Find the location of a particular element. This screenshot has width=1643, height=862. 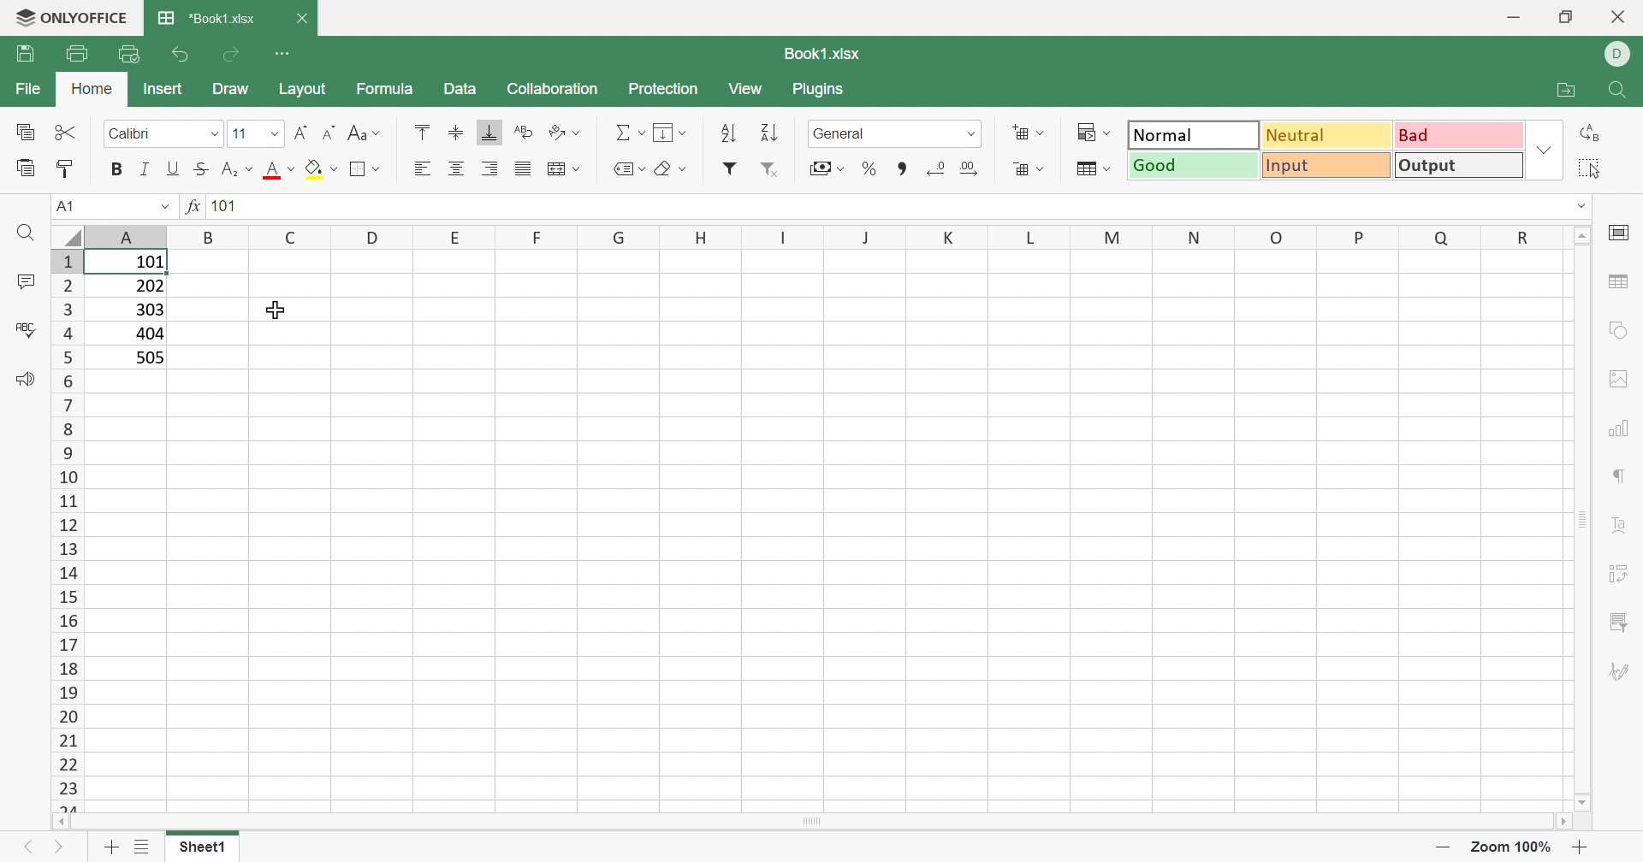

Neutral is located at coordinates (1328, 134).